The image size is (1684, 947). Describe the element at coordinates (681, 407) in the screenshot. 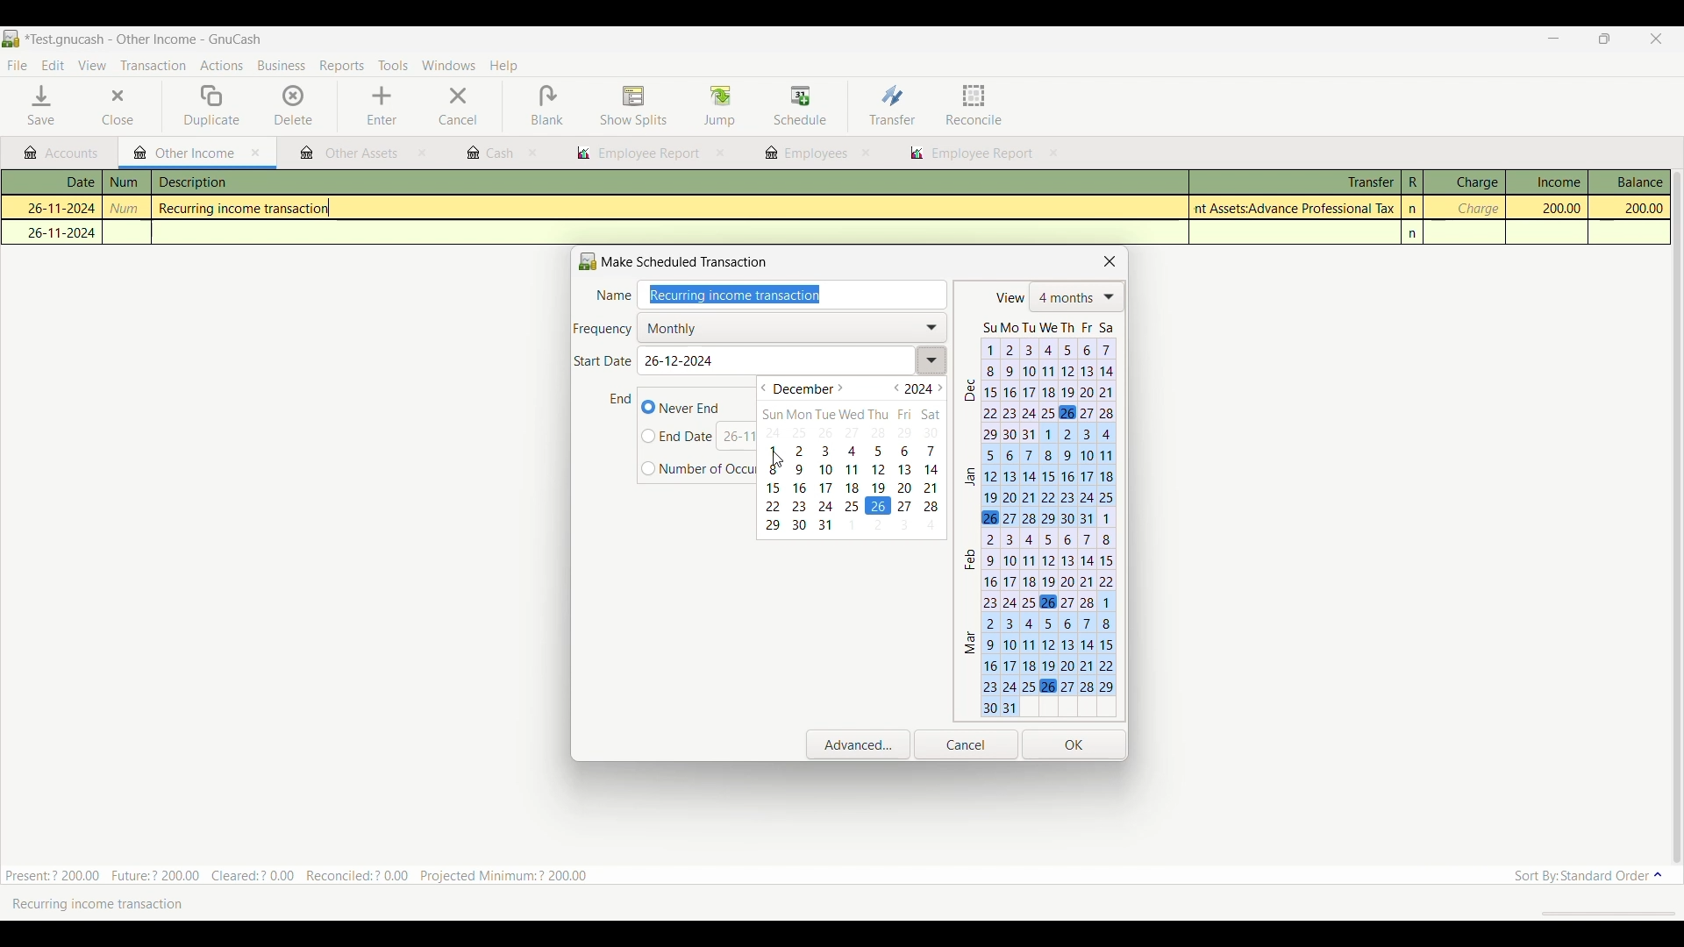

I see `Never end transaction, current selection` at that location.